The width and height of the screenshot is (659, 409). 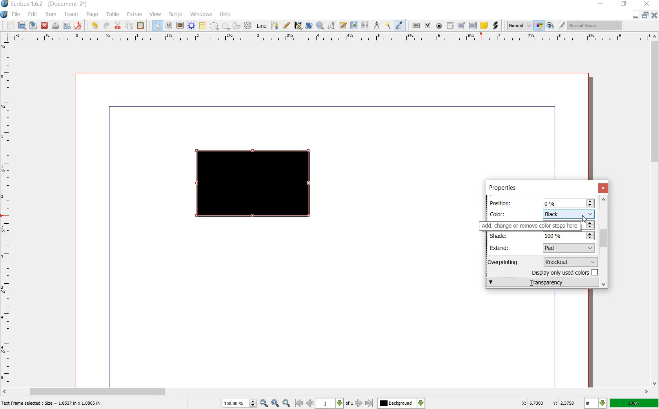 What do you see at coordinates (34, 25) in the screenshot?
I see `save` at bounding box center [34, 25].